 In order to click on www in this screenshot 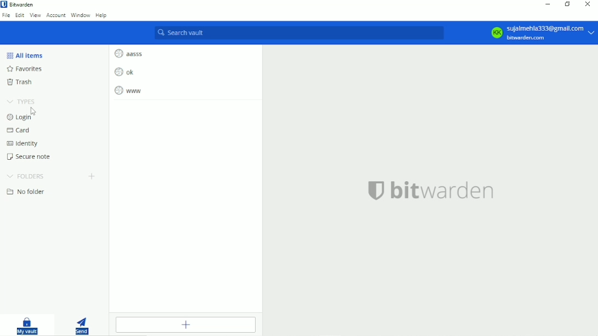, I will do `click(129, 90)`.